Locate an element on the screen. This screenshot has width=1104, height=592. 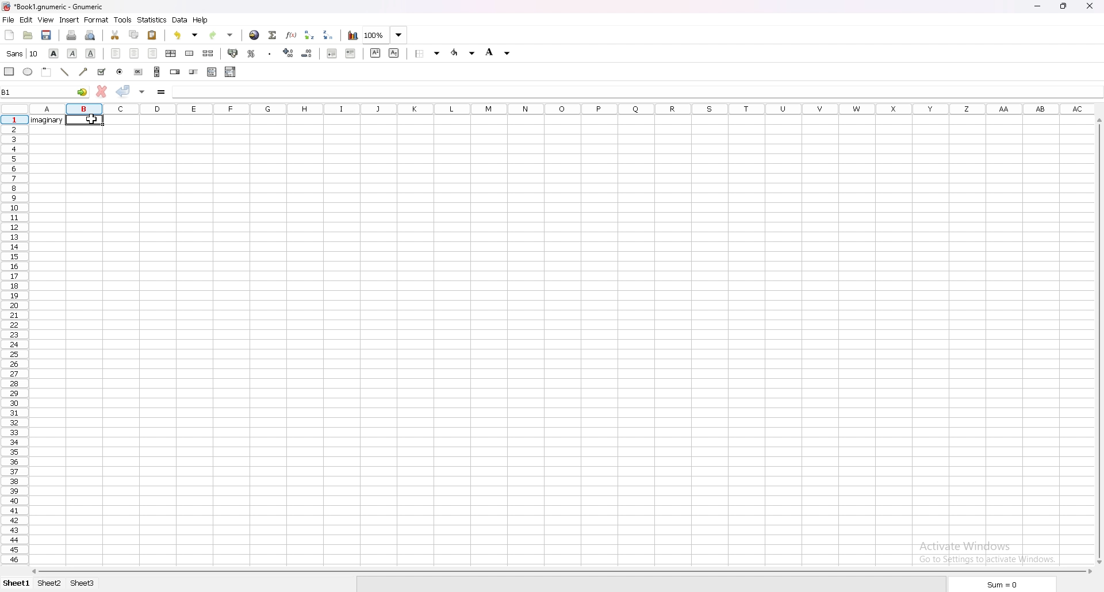
selected cell row is located at coordinates (14, 120).